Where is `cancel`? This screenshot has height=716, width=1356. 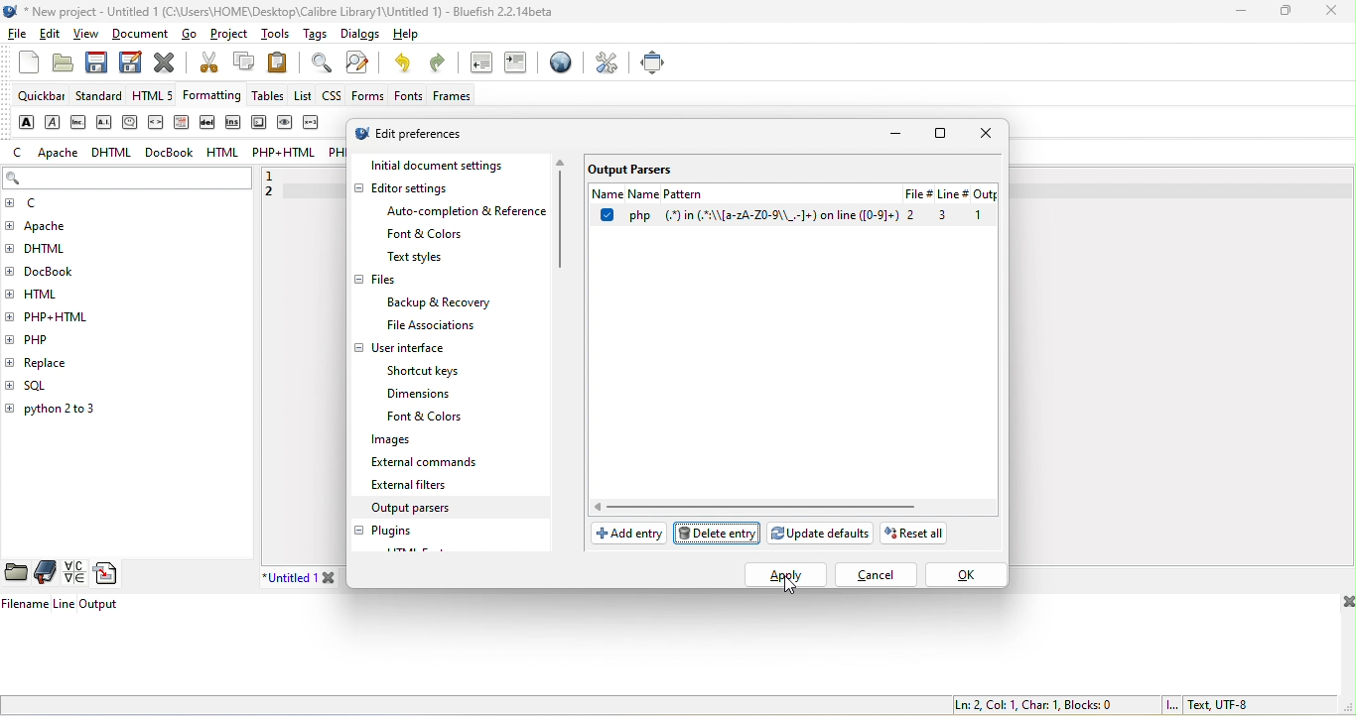 cancel is located at coordinates (882, 577).